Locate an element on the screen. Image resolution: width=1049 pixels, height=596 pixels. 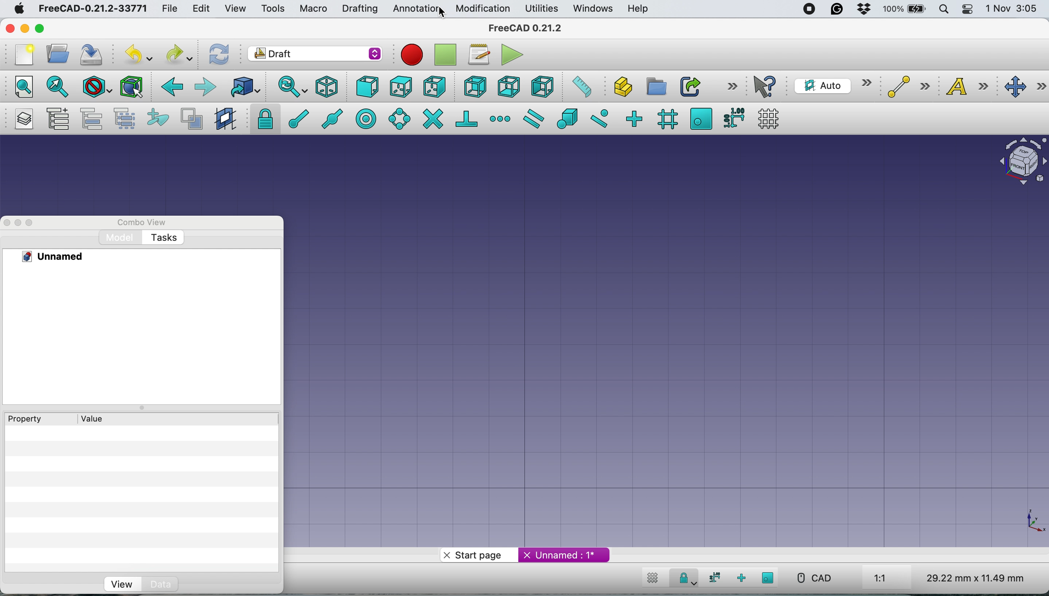
view is located at coordinates (120, 584).